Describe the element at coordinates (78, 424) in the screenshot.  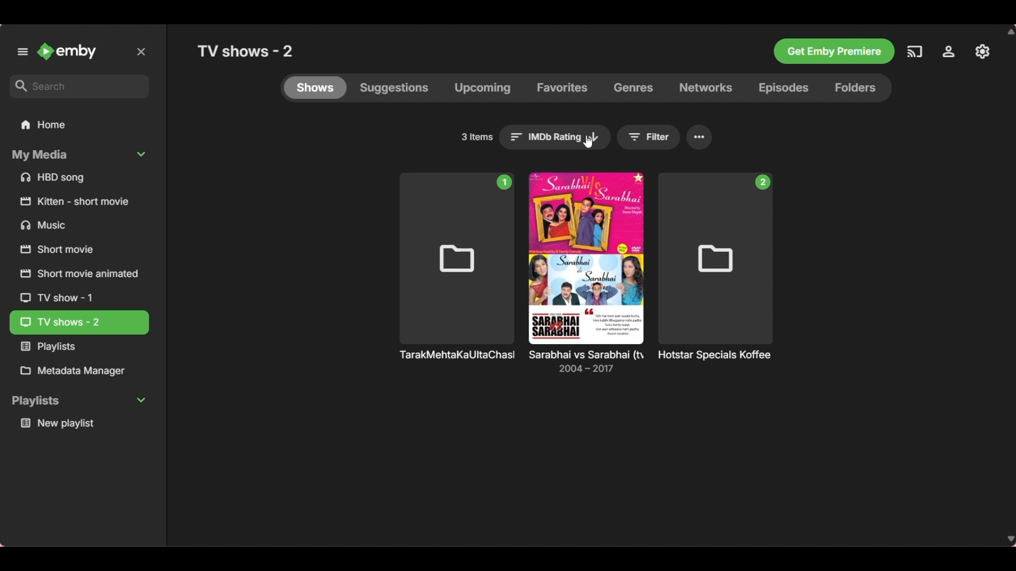
I see `Media under Playlists` at that location.